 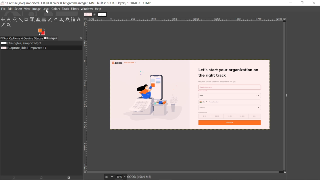 What do you see at coordinates (9, 20) in the screenshot?
I see `Ellipse select tool` at bounding box center [9, 20].